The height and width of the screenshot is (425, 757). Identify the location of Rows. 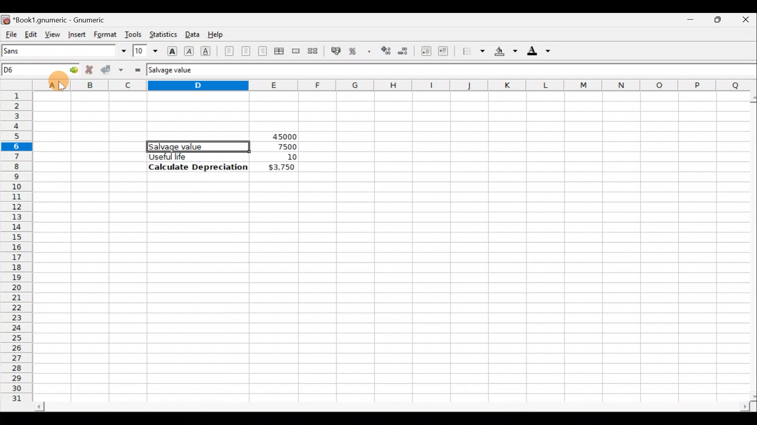
(19, 248).